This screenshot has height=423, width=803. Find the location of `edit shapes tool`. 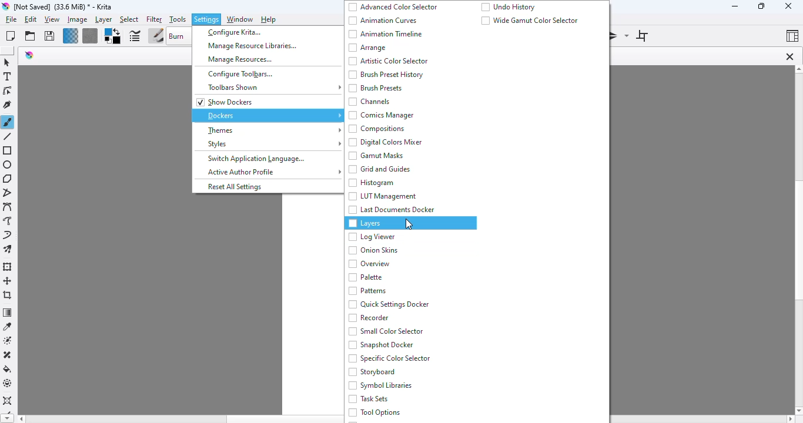

edit shapes tool is located at coordinates (7, 91).